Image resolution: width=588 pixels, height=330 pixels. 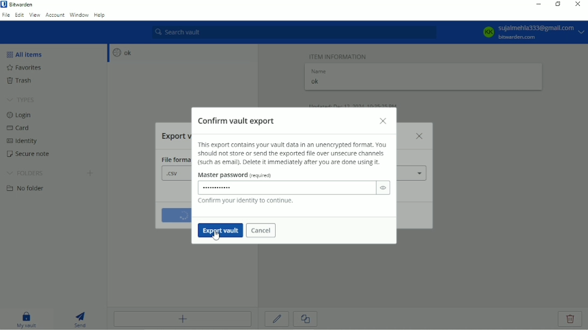 What do you see at coordinates (25, 142) in the screenshot?
I see `Identity` at bounding box center [25, 142].